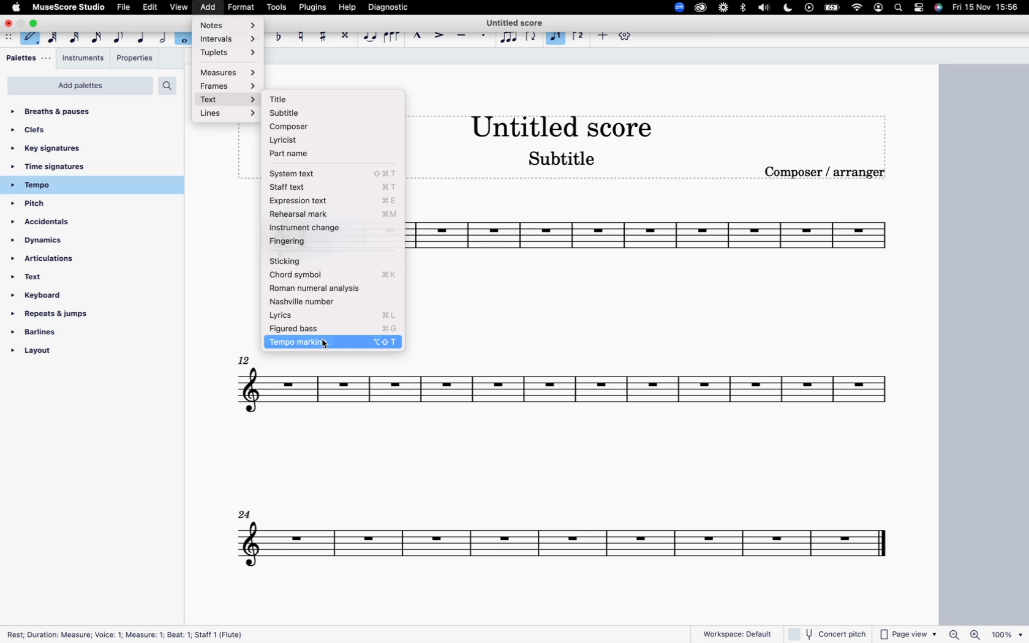  Describe the element at coordinates (345, 7) in the screenshot. I see `help` at that location.